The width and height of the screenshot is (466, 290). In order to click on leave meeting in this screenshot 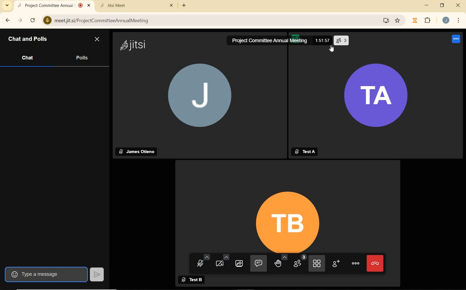, I will do `click(376, 263)`.